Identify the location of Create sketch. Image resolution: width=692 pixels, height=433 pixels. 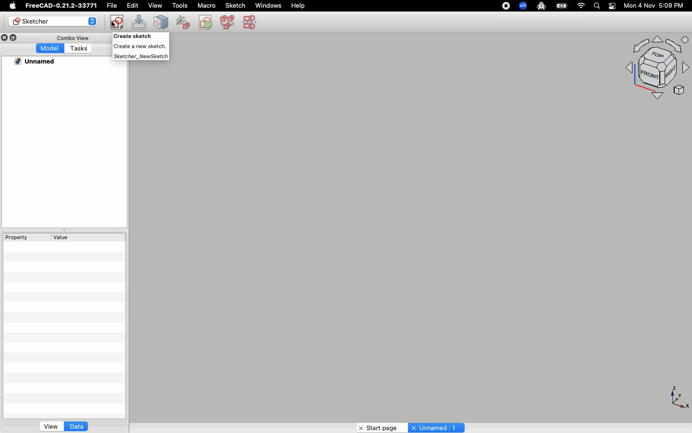
(117, 21).